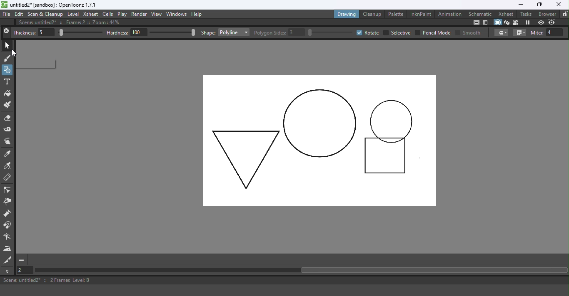 The width and height of the screenshot is (569, 296). What do you see at coordinates (8, 105) in the screenshot?
I see `Paintbrush tool` at bounding box center [8, 105].